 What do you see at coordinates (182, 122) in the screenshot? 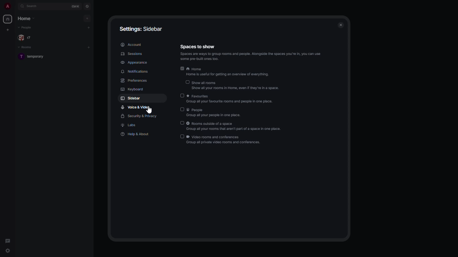
I see `disabled` at bounding box center [182, 122].